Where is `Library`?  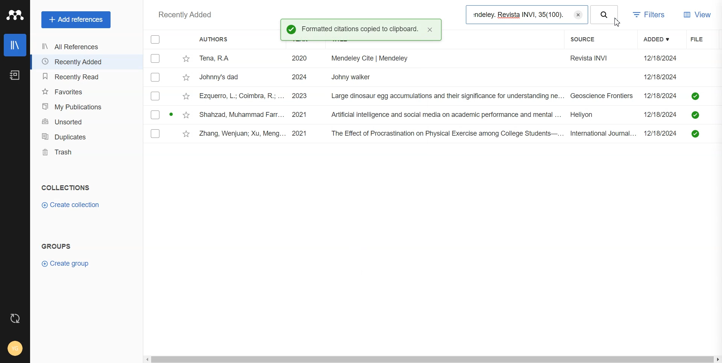 Library is located at coordinates (15, 45).